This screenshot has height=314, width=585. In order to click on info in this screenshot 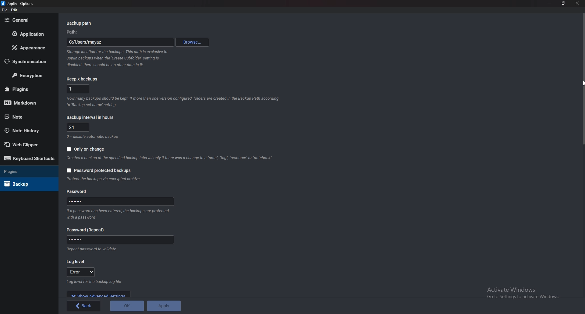, I will do `click(108, 180)`.